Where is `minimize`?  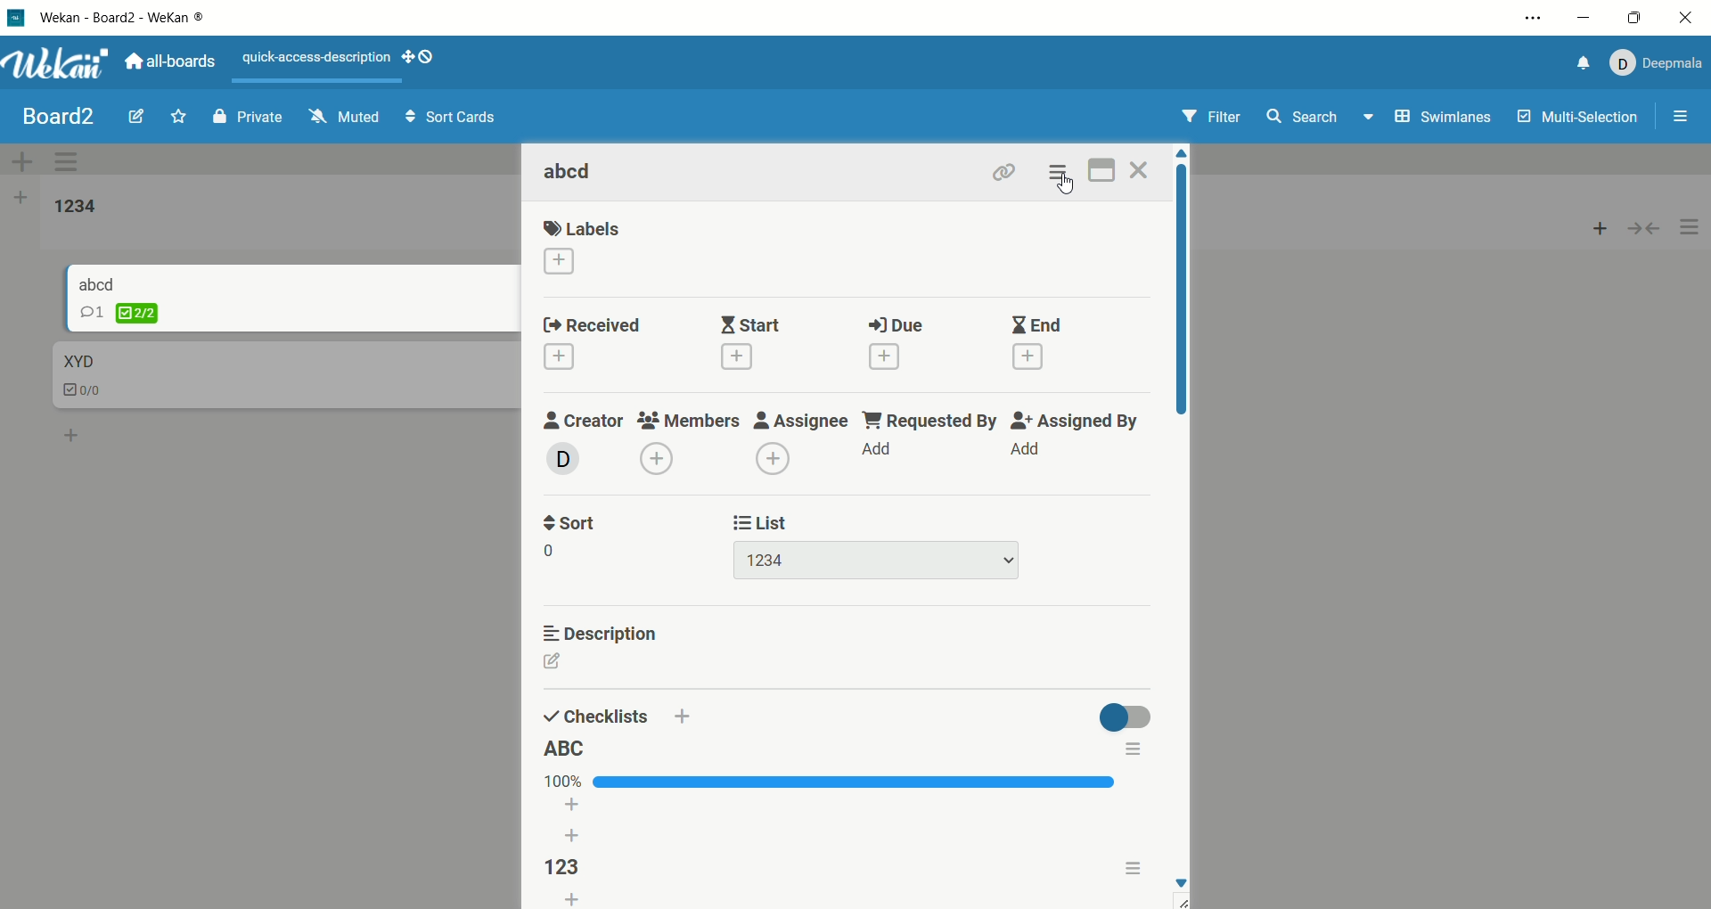 minimize is located at coordinates (1585, 20).